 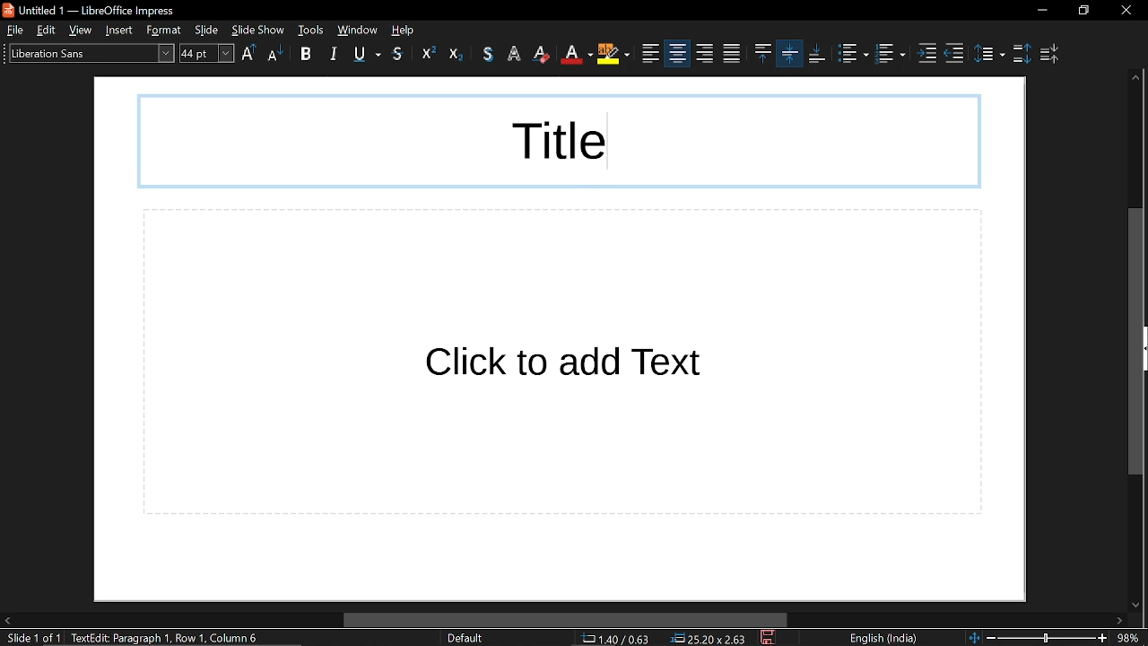 What do you see at coordinates (30, 639) in the screenshot?
I see `slide 1 of 1` at bounding box center [30, 639].